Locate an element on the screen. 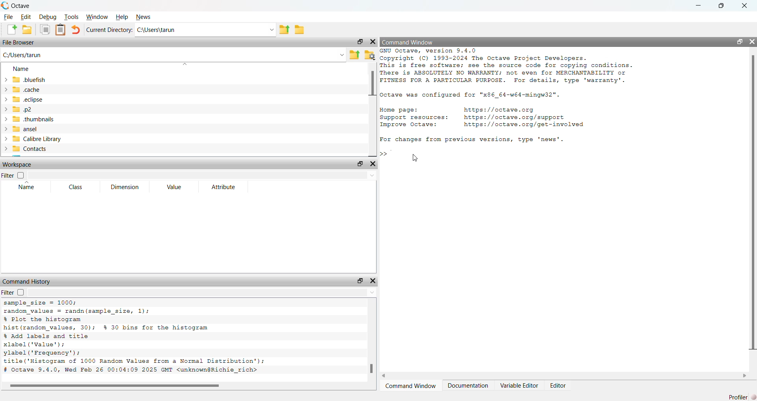 This screenshot has height=401, width=757. Current Directory: is located at coordinates (110, 30).